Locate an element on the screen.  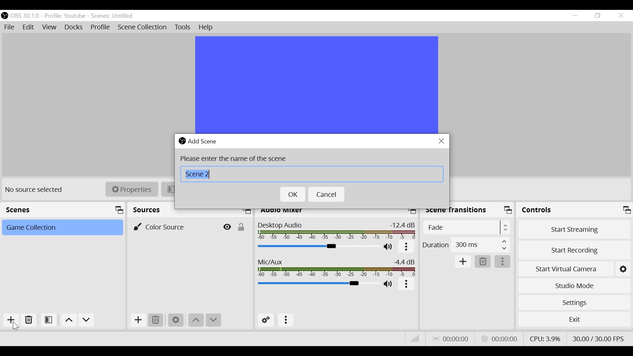
OK is located at coordinates (293, 194).